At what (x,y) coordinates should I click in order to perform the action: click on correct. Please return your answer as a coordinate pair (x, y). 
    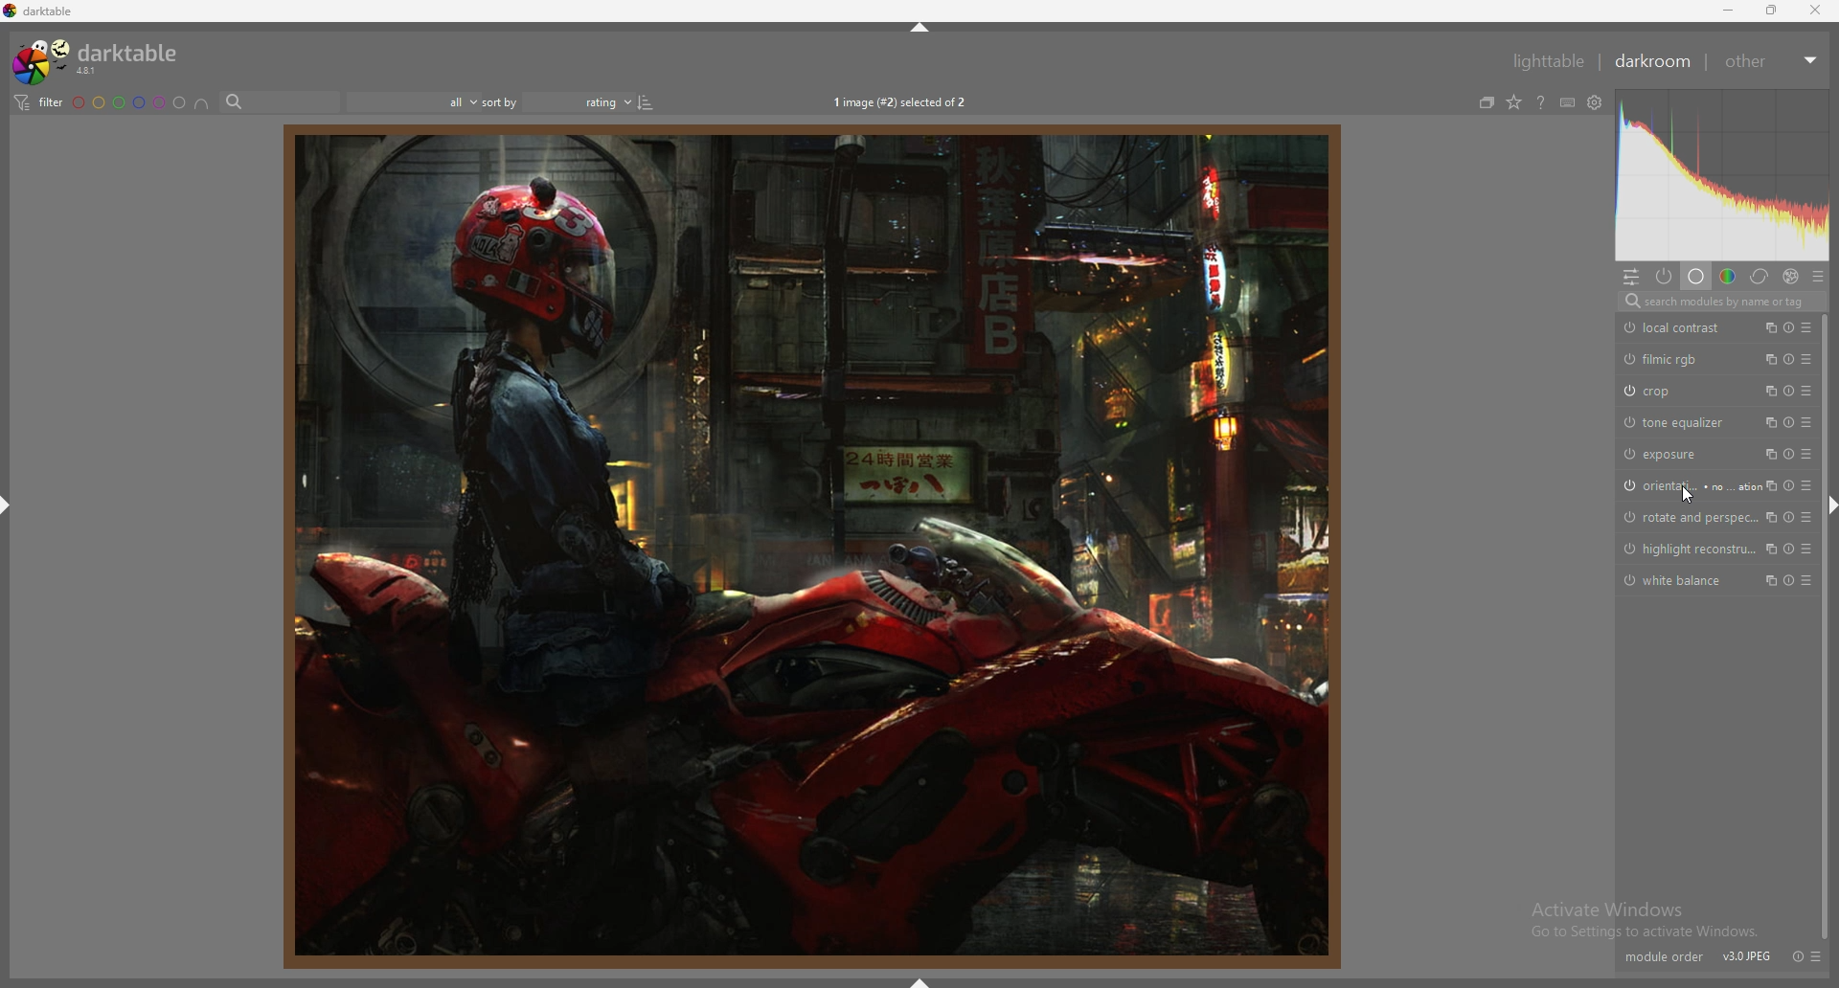
    Looking at the image, I should click on (1760, 278).